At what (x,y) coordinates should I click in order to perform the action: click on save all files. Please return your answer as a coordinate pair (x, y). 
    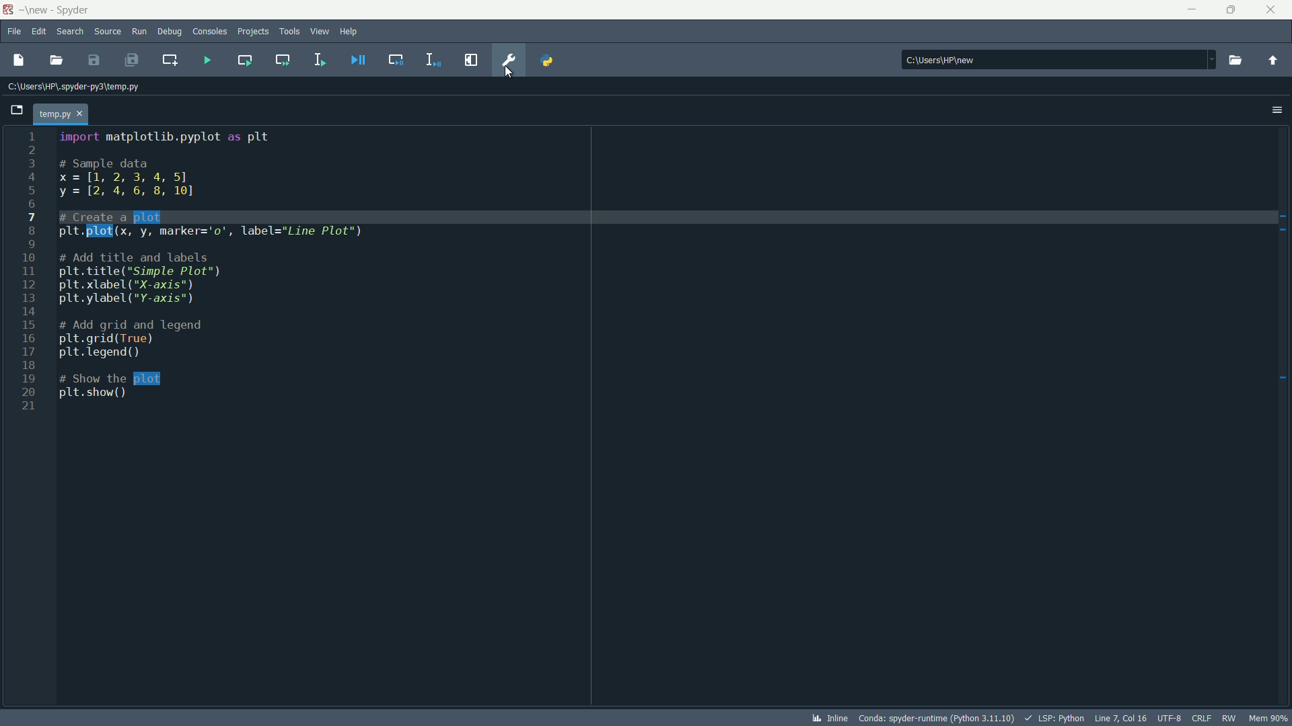
    Looking at the image, I should click on (133, 60).